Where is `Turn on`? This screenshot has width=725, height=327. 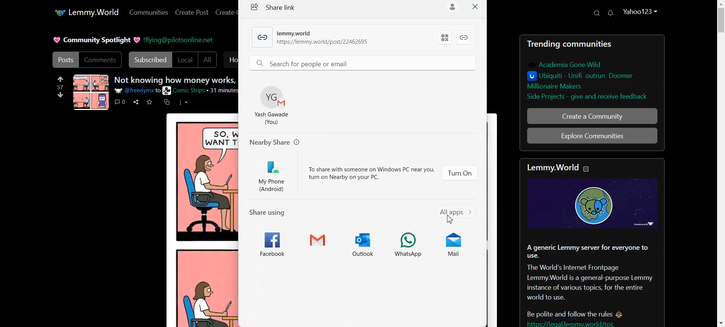
Turn on is located at coordinates (460, 173).